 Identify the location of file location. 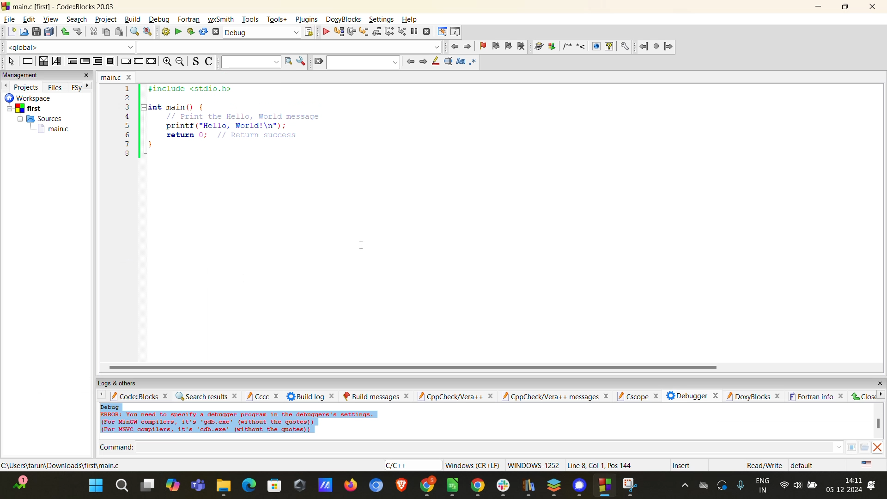
(61, 464).